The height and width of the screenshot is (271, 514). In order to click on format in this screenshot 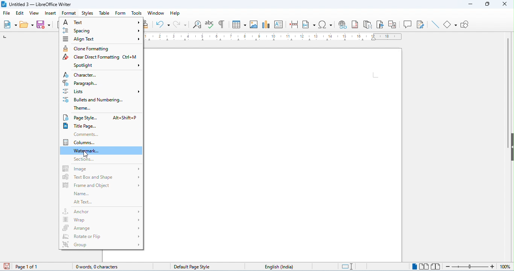, I will do `click(68, 14)`.